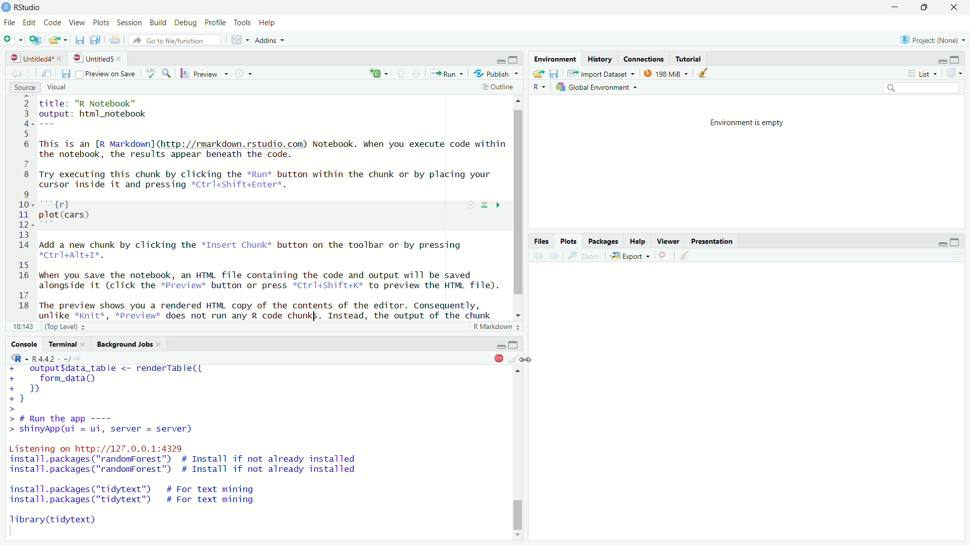  Describe the element at coordinates (46, 74) in the screenshot. I see `show in new window` at that location.